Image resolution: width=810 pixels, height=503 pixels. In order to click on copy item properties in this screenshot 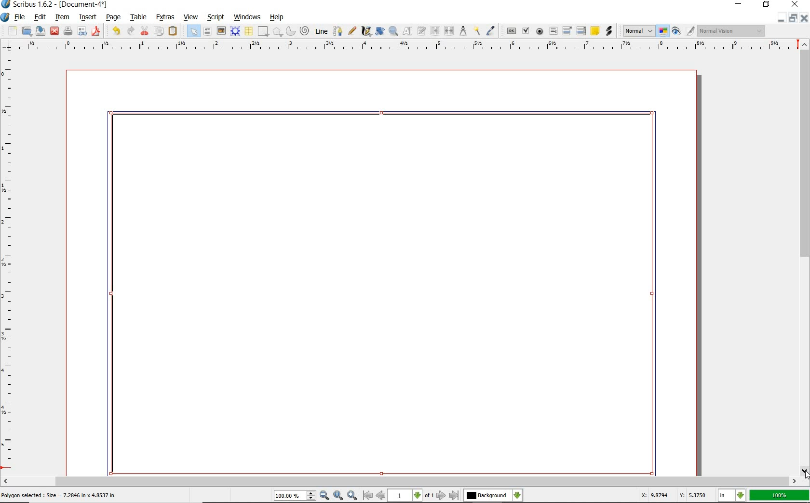, I will do `click(477, 31)`.